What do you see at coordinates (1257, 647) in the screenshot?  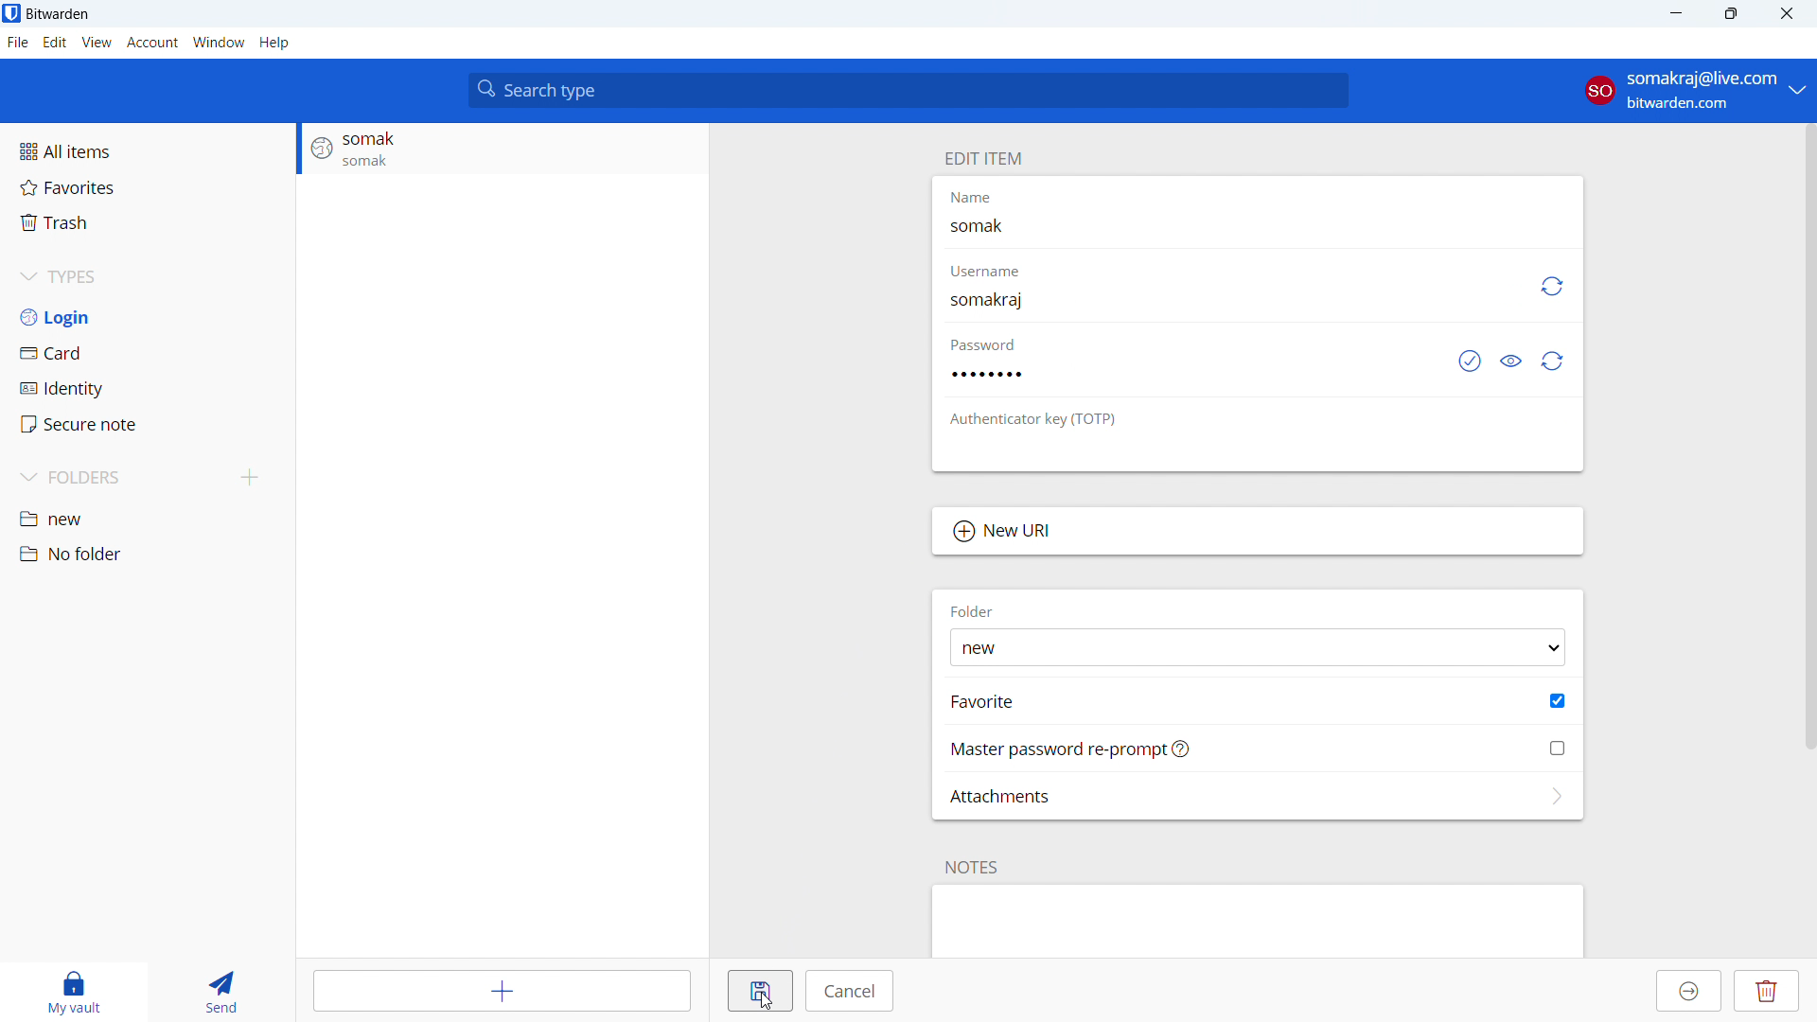 I see `select folder` at bounding box center [1257, 647].